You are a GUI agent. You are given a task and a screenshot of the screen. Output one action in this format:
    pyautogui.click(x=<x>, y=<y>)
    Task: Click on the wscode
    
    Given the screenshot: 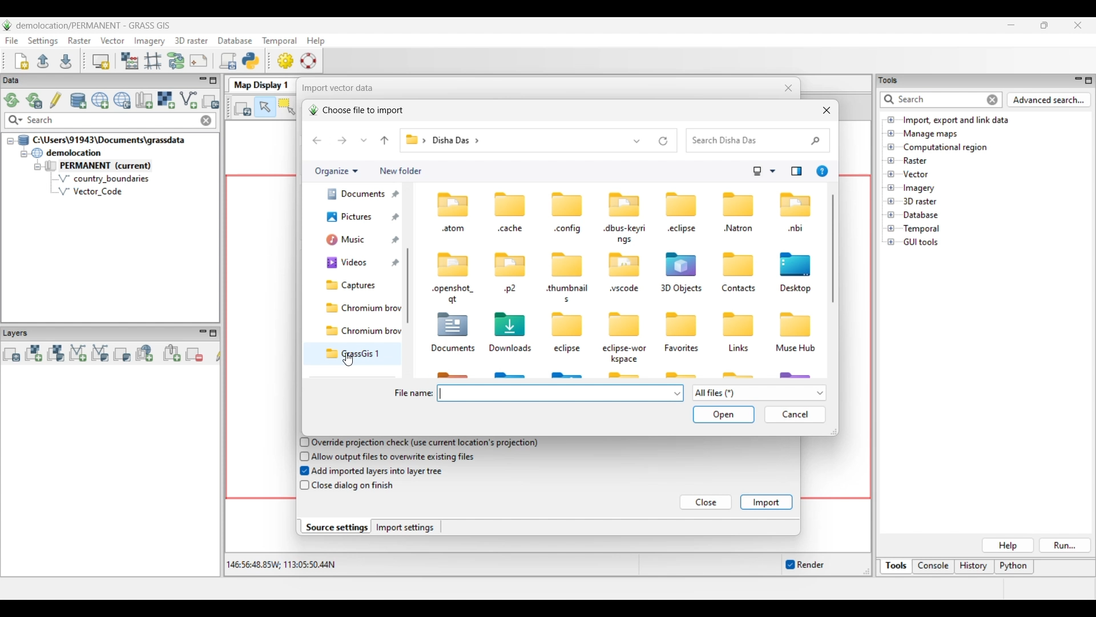 What is the action you would take?
    pyautogui.click(x=624, y=290)
    